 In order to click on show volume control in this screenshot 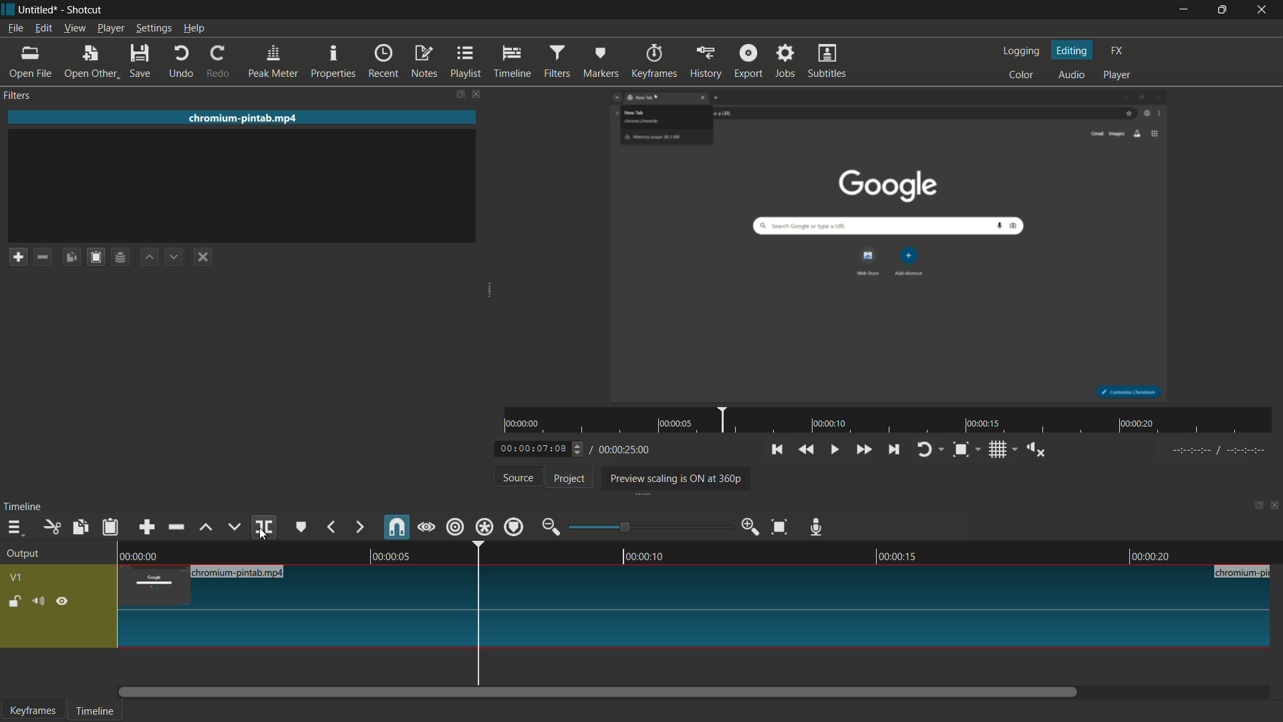, I will do `click(1040, 449)`.